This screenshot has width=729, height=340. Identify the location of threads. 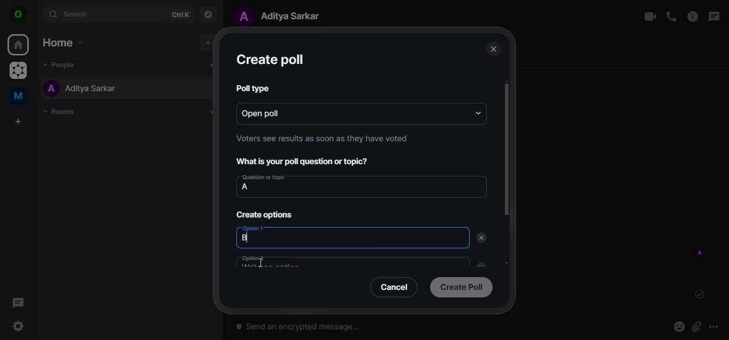
(713, 17).